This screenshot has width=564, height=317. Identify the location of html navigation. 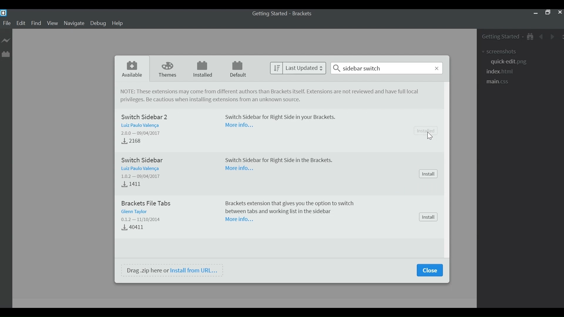
(502, 72).